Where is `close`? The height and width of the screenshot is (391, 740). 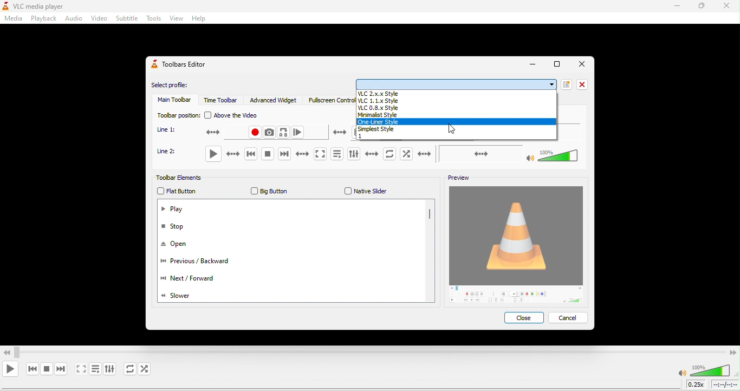
close is located at coordinates (585, 84).